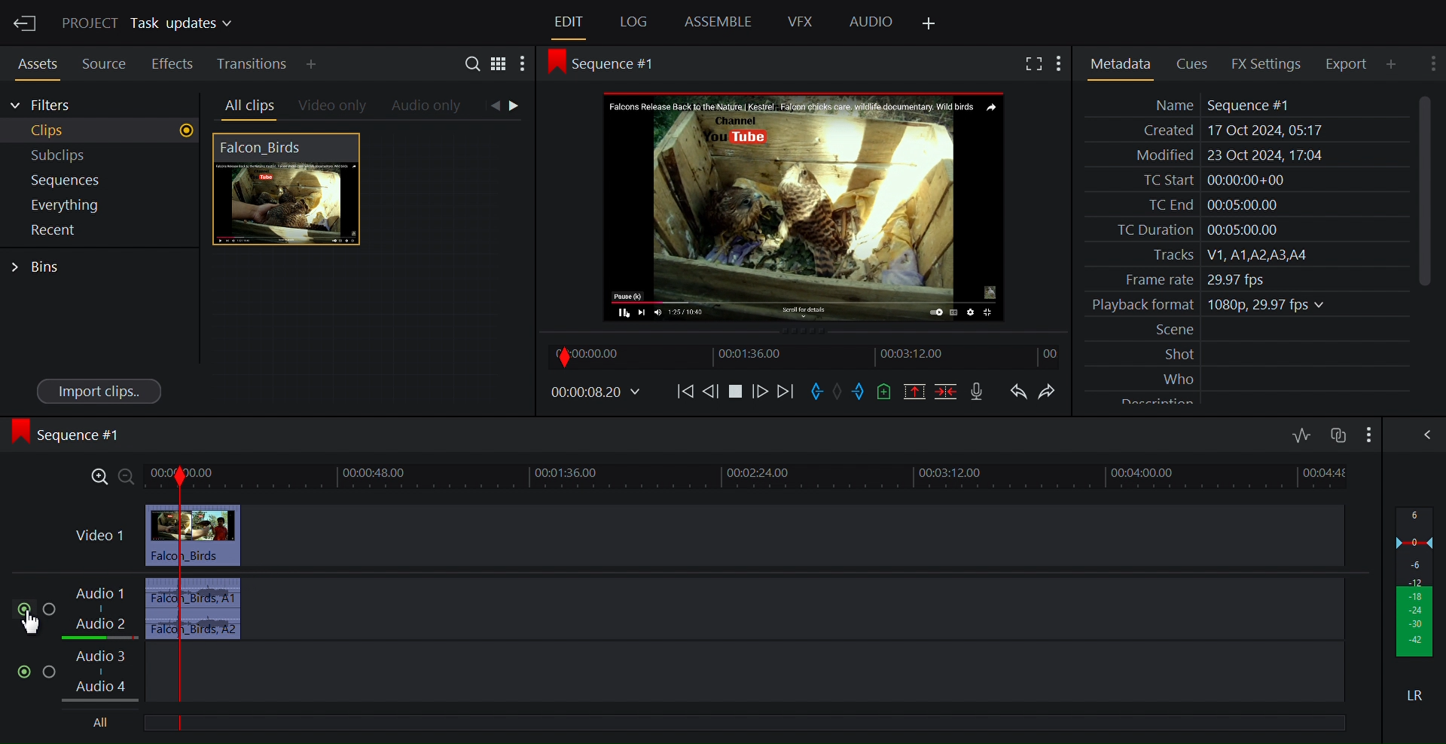  What do you see at coordinates (801, 21) in the screenshot?
I see `VFX` at bounding box center [801, 21].